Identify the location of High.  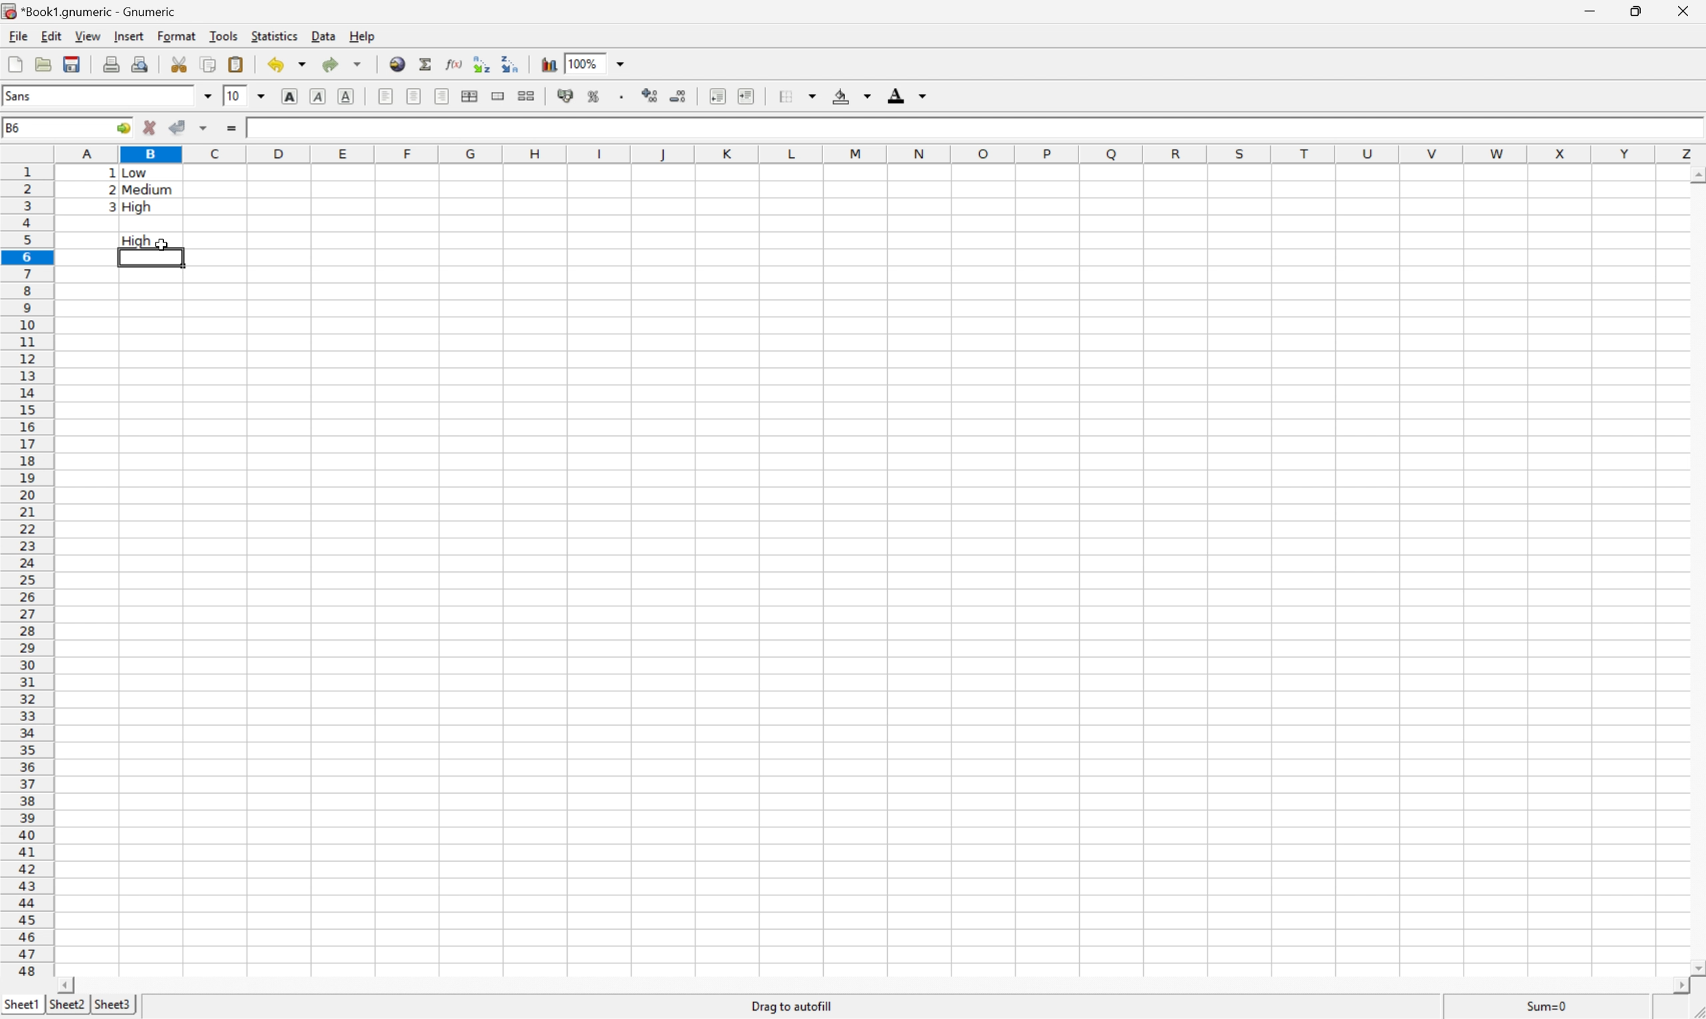
(143, 240).